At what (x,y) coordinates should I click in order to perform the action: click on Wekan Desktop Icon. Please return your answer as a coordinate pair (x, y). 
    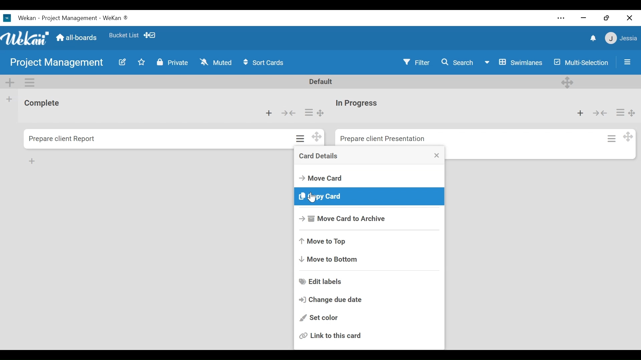
    Looking at the image, I should click on (71, 17).